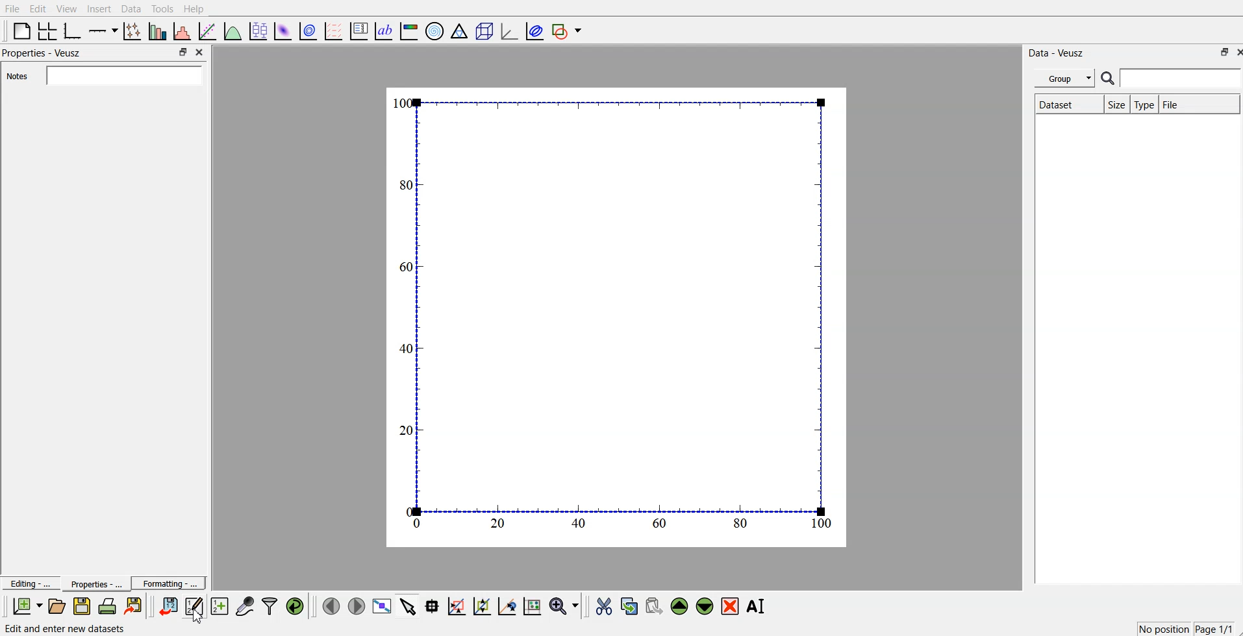  Describe the element at coordinates (384, 31) in the screenshot. I see `text label` at that location.